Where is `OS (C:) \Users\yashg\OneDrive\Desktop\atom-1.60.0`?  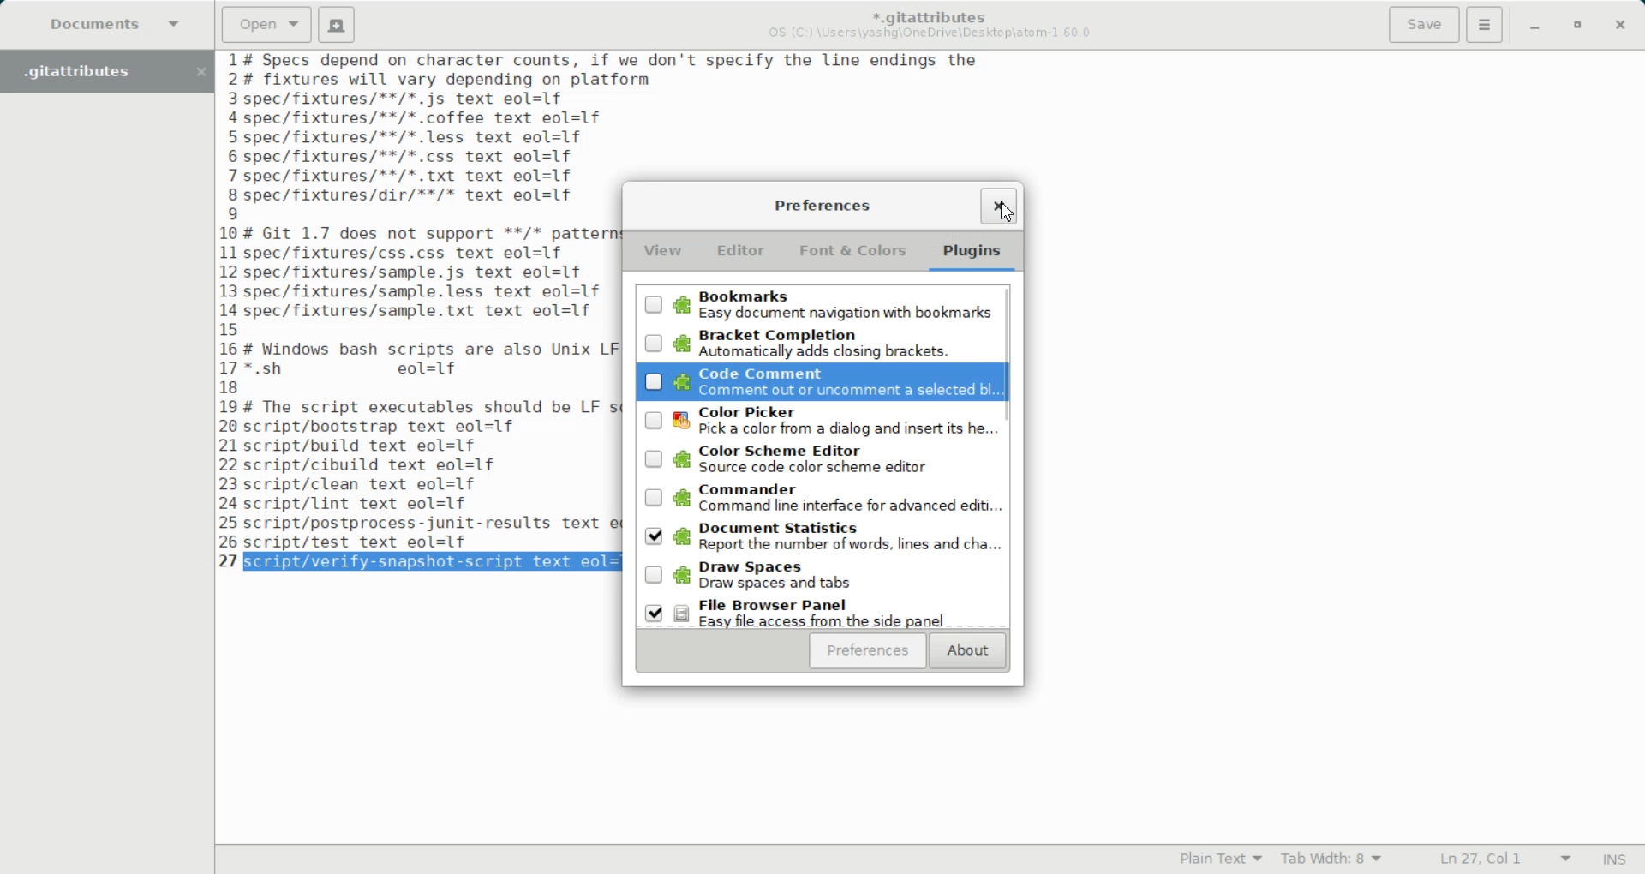
OS (C:) \Users\yashg\OneDrive\Desktop\atom-1.60.0 is located at coordinates (933, 33).